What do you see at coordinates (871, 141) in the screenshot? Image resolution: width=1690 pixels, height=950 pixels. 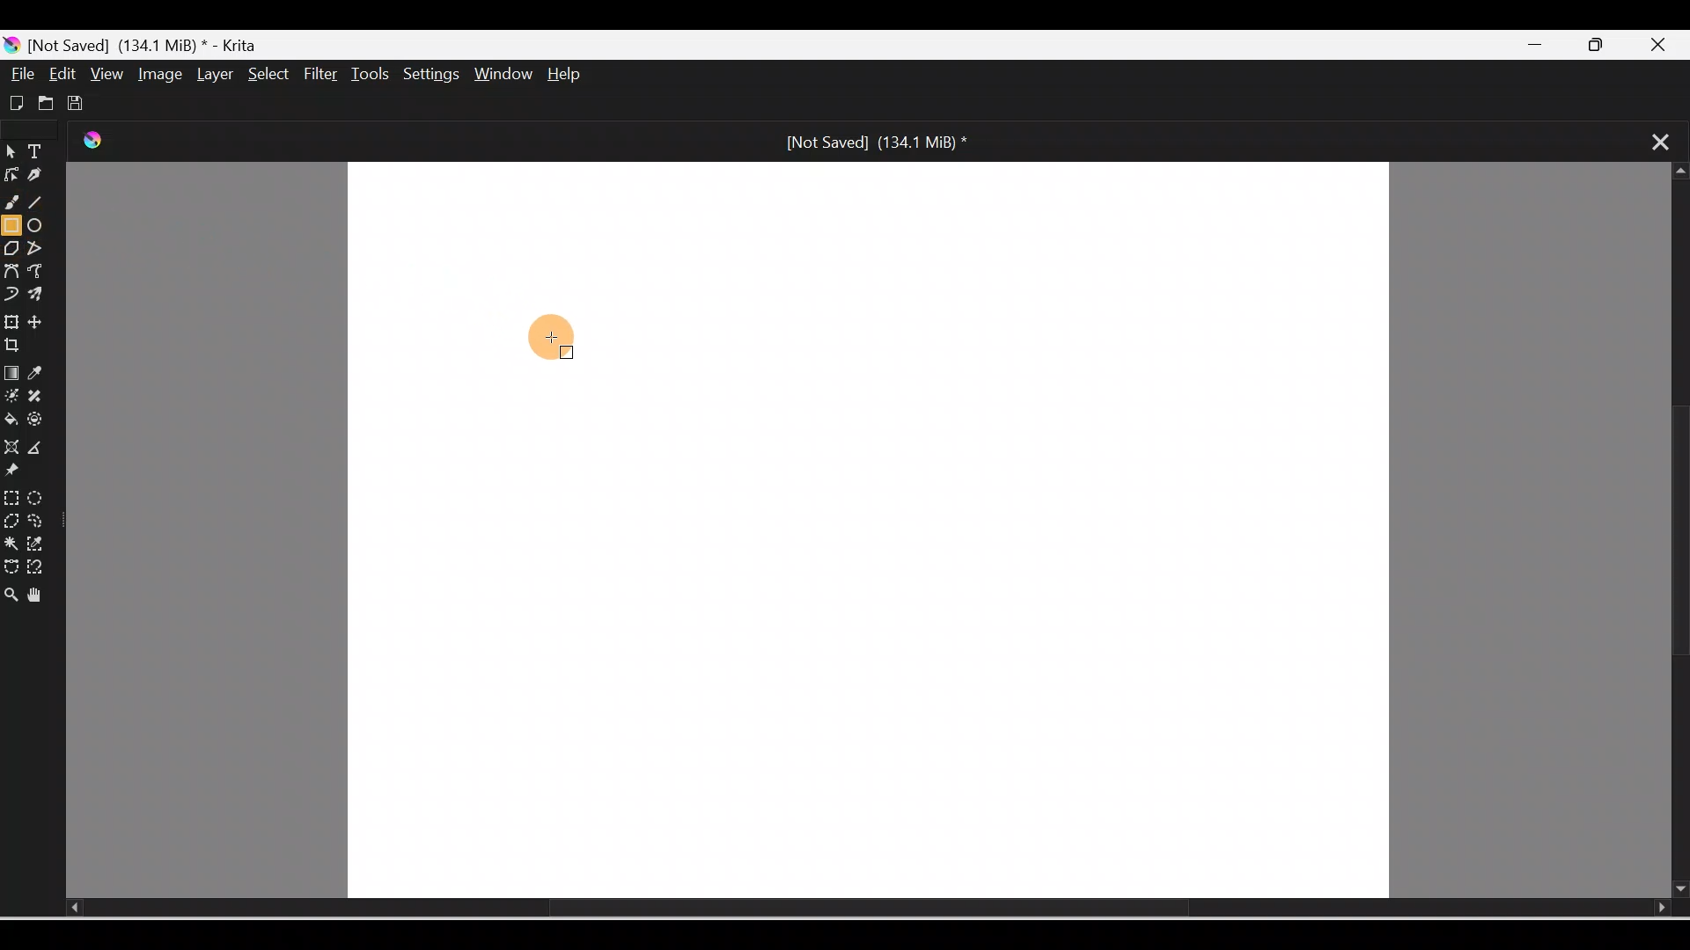 I see `[Not Saved] (171.2 MiB) * ` at bounding box center [871, 141].